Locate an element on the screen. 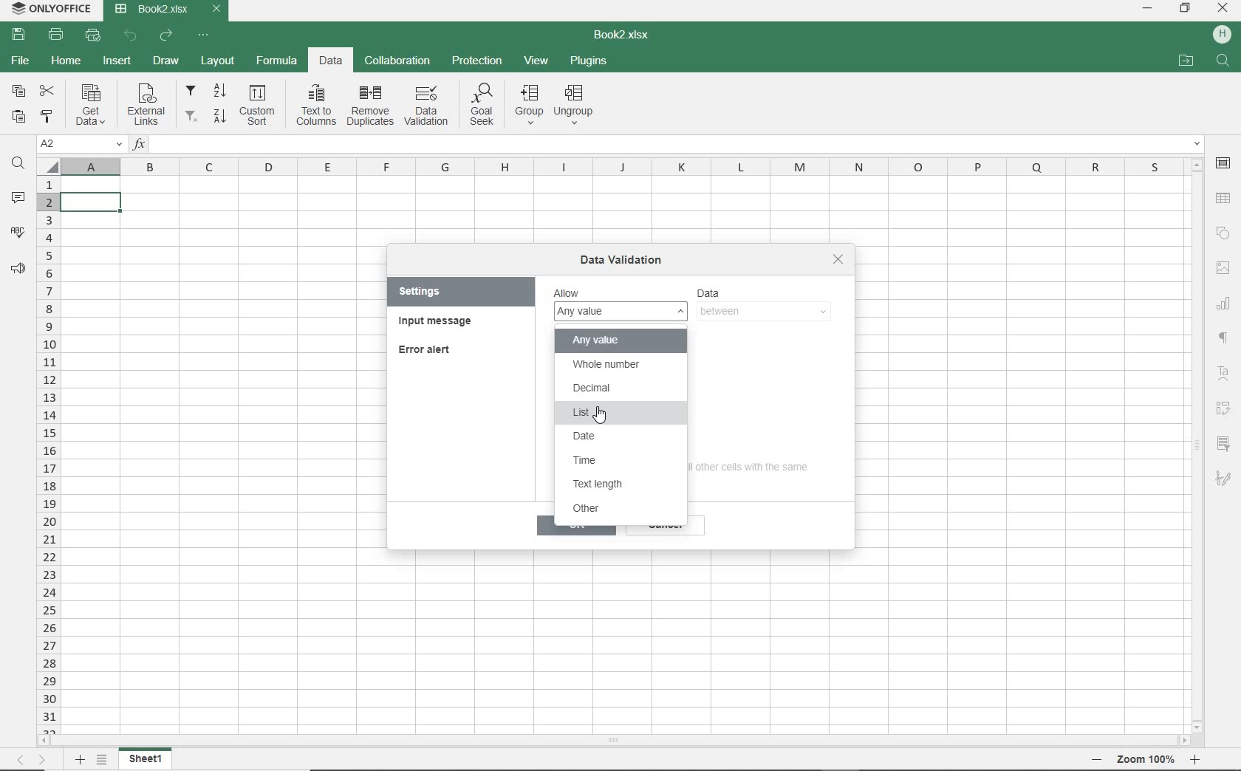 This screenshot has width=1241, height=771. CLOSE is located at coordinates (1222, 9).